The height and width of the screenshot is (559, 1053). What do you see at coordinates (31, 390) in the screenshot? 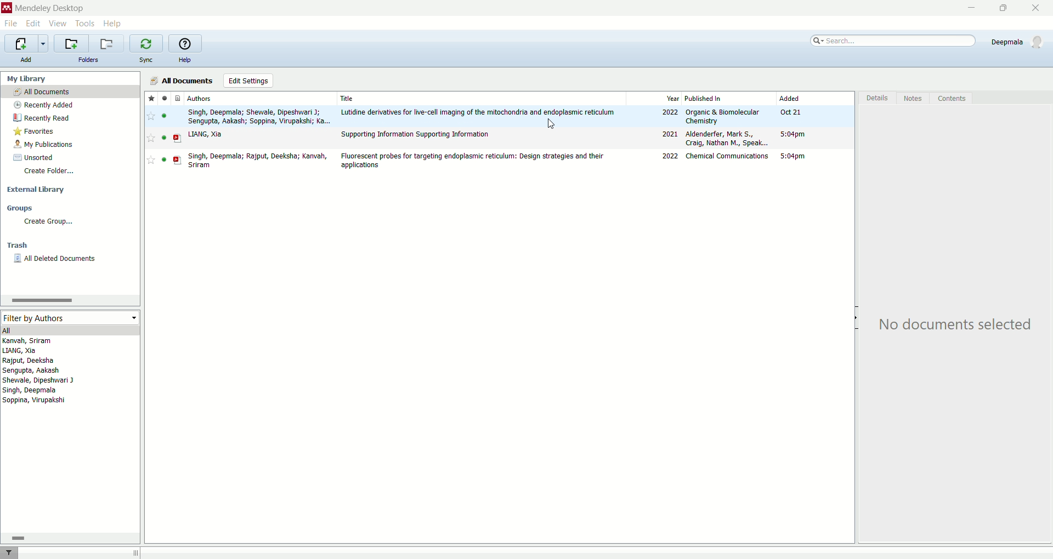
I see `singh, deepmala` at bounding box center [31, 390].